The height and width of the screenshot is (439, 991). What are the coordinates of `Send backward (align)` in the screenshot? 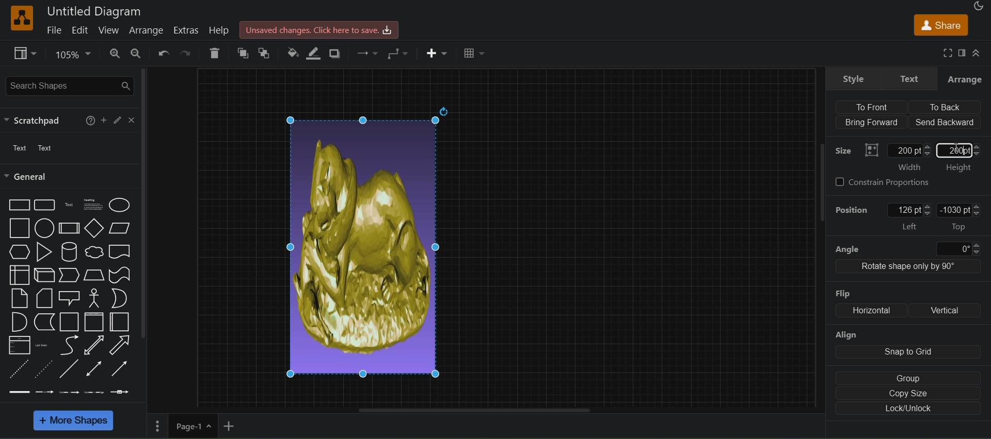 It's located at (946, 122).